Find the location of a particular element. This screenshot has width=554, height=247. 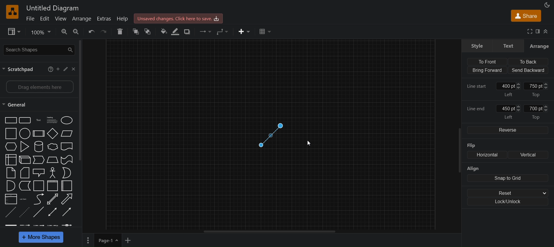

line end is located at coordinates (478, 108).